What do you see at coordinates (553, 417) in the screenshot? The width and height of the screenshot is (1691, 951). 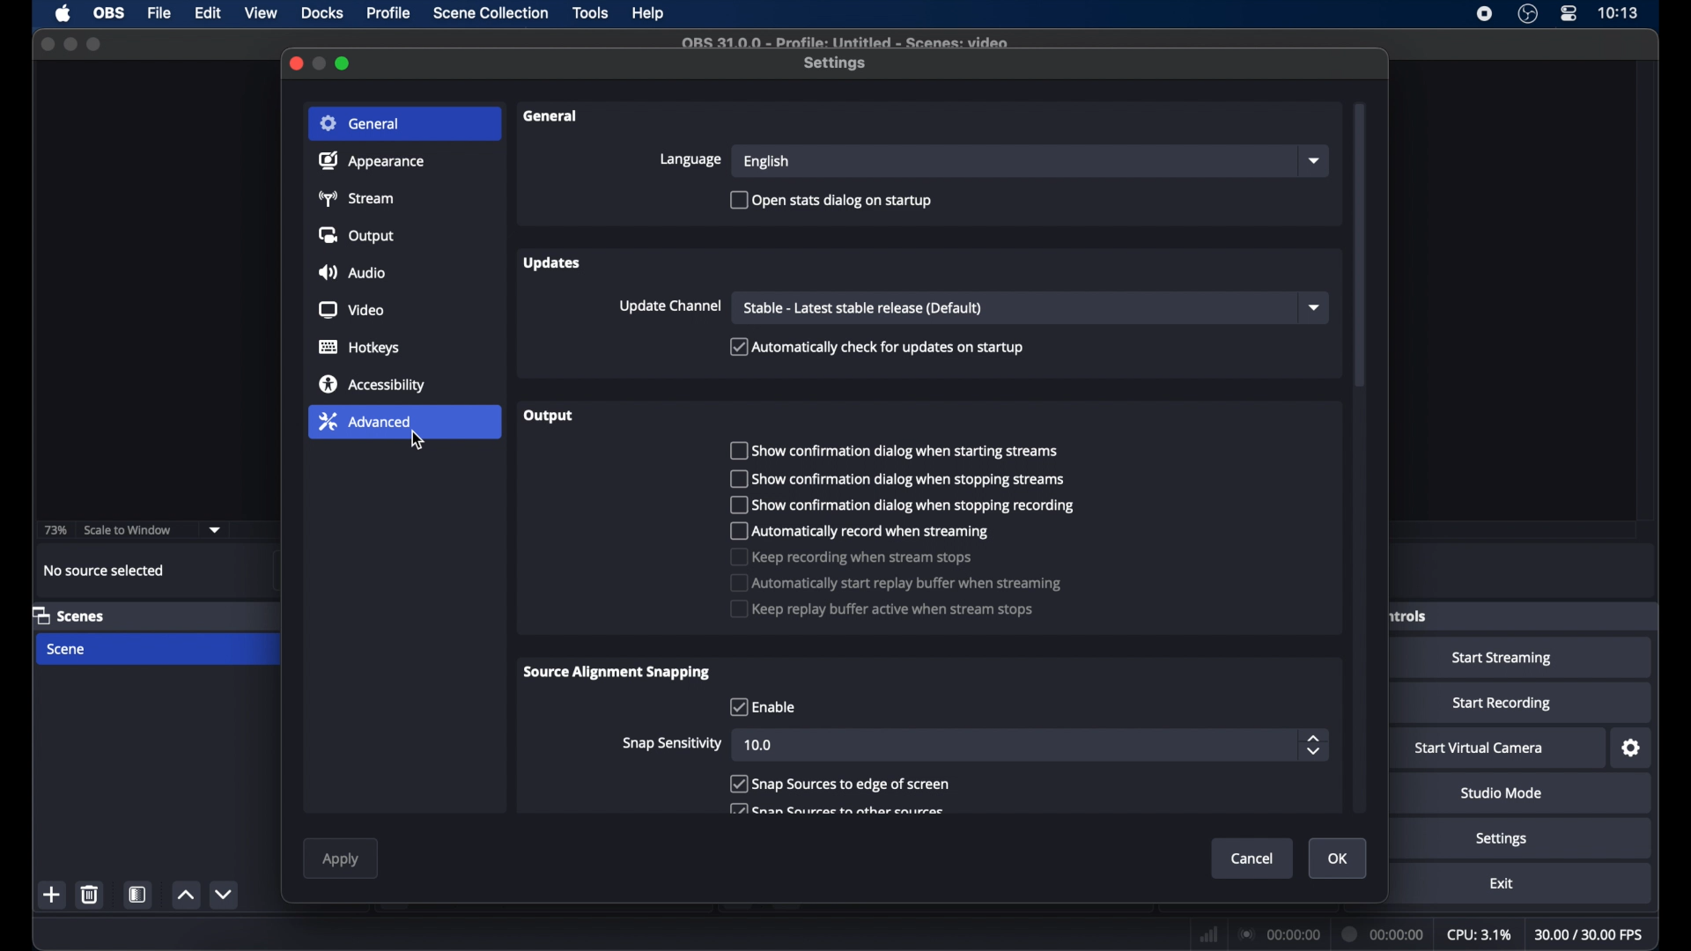 I see `output` at bounding box center [553, 417].